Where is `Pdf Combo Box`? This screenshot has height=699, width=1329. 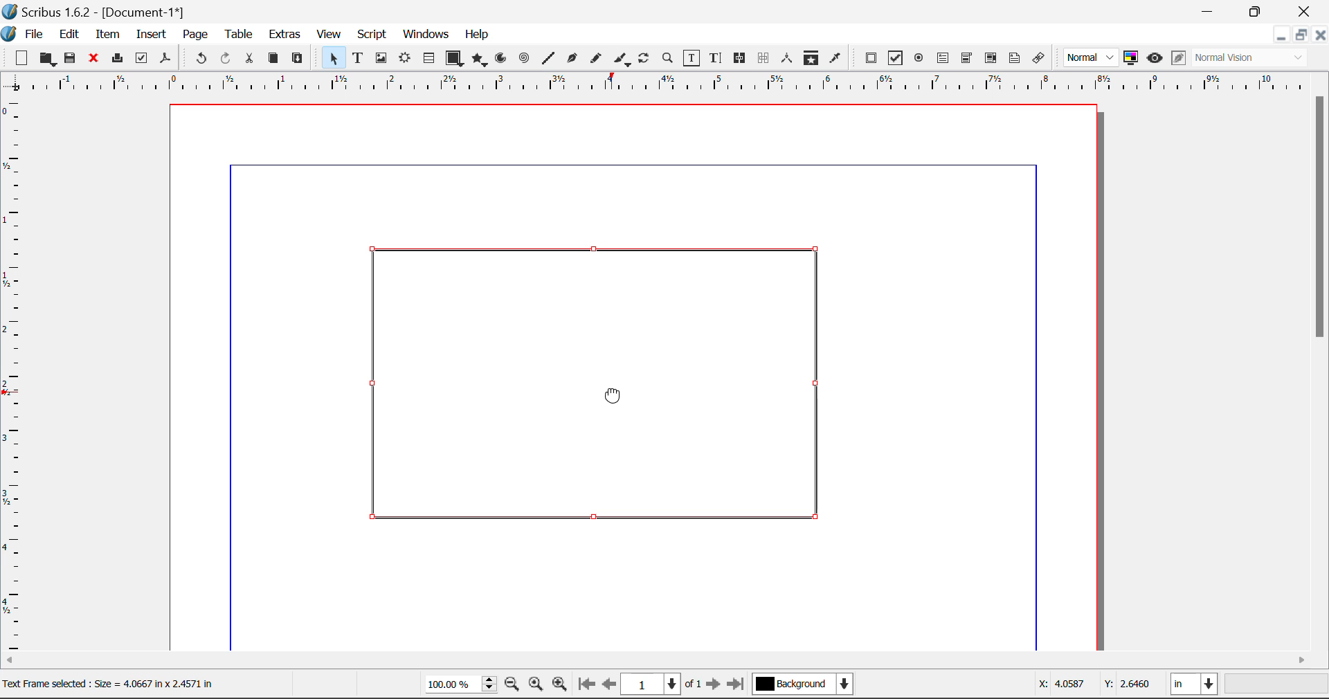
Pdf Combo Box is located at coordinates (967, 57).